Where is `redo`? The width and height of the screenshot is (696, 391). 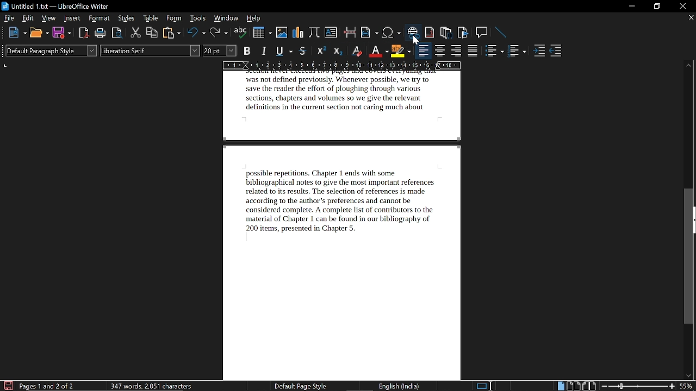
redo is located at coordinates (219, 34).